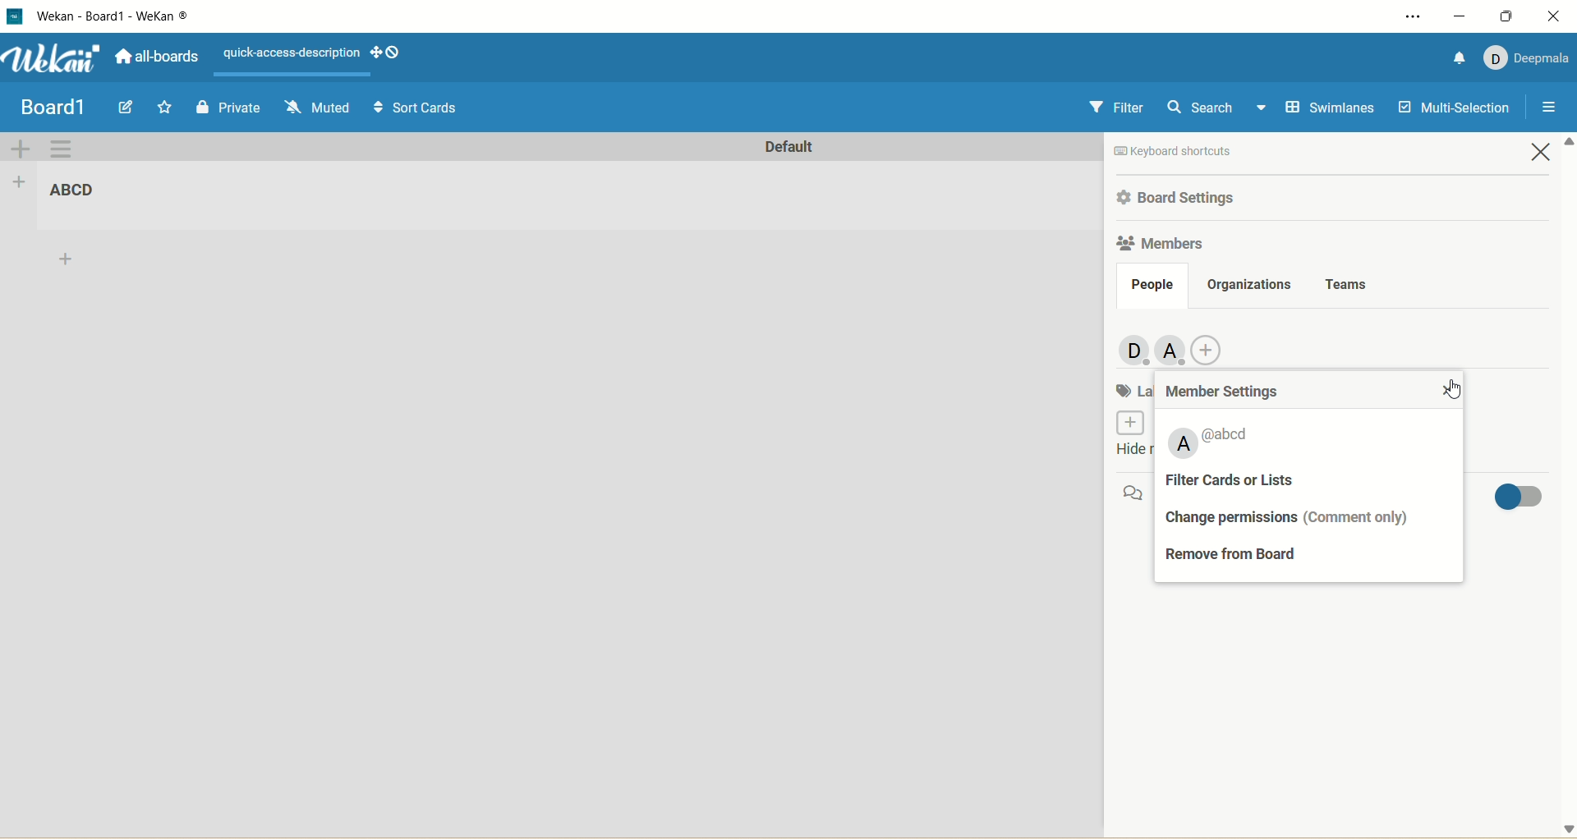  I want to click on all boards, so click(157, 56).